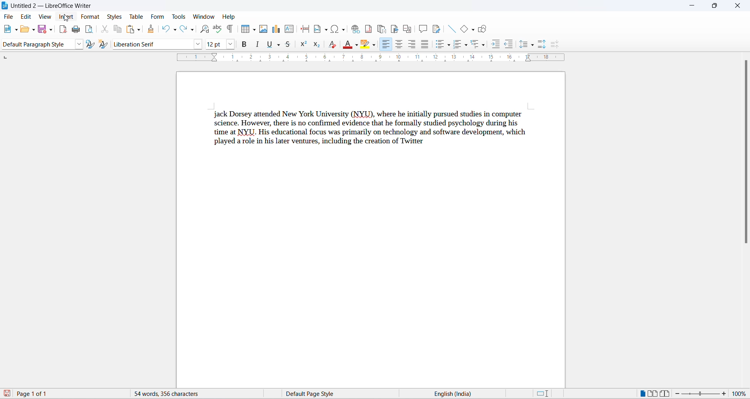 This screenshot has width=750, height=399. Describe the element at coordinates (51, 29) in the screenshot. I see `save options` at that location.